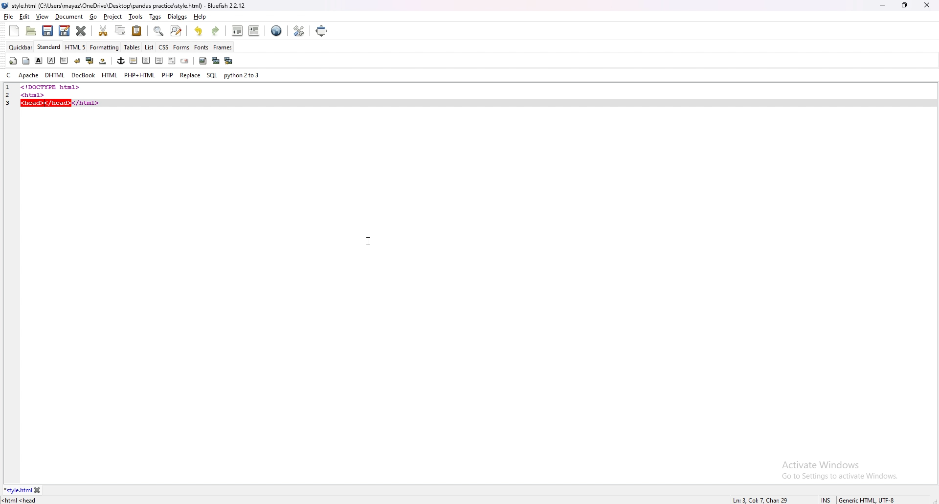  I want to click on new, so click(14, 31).